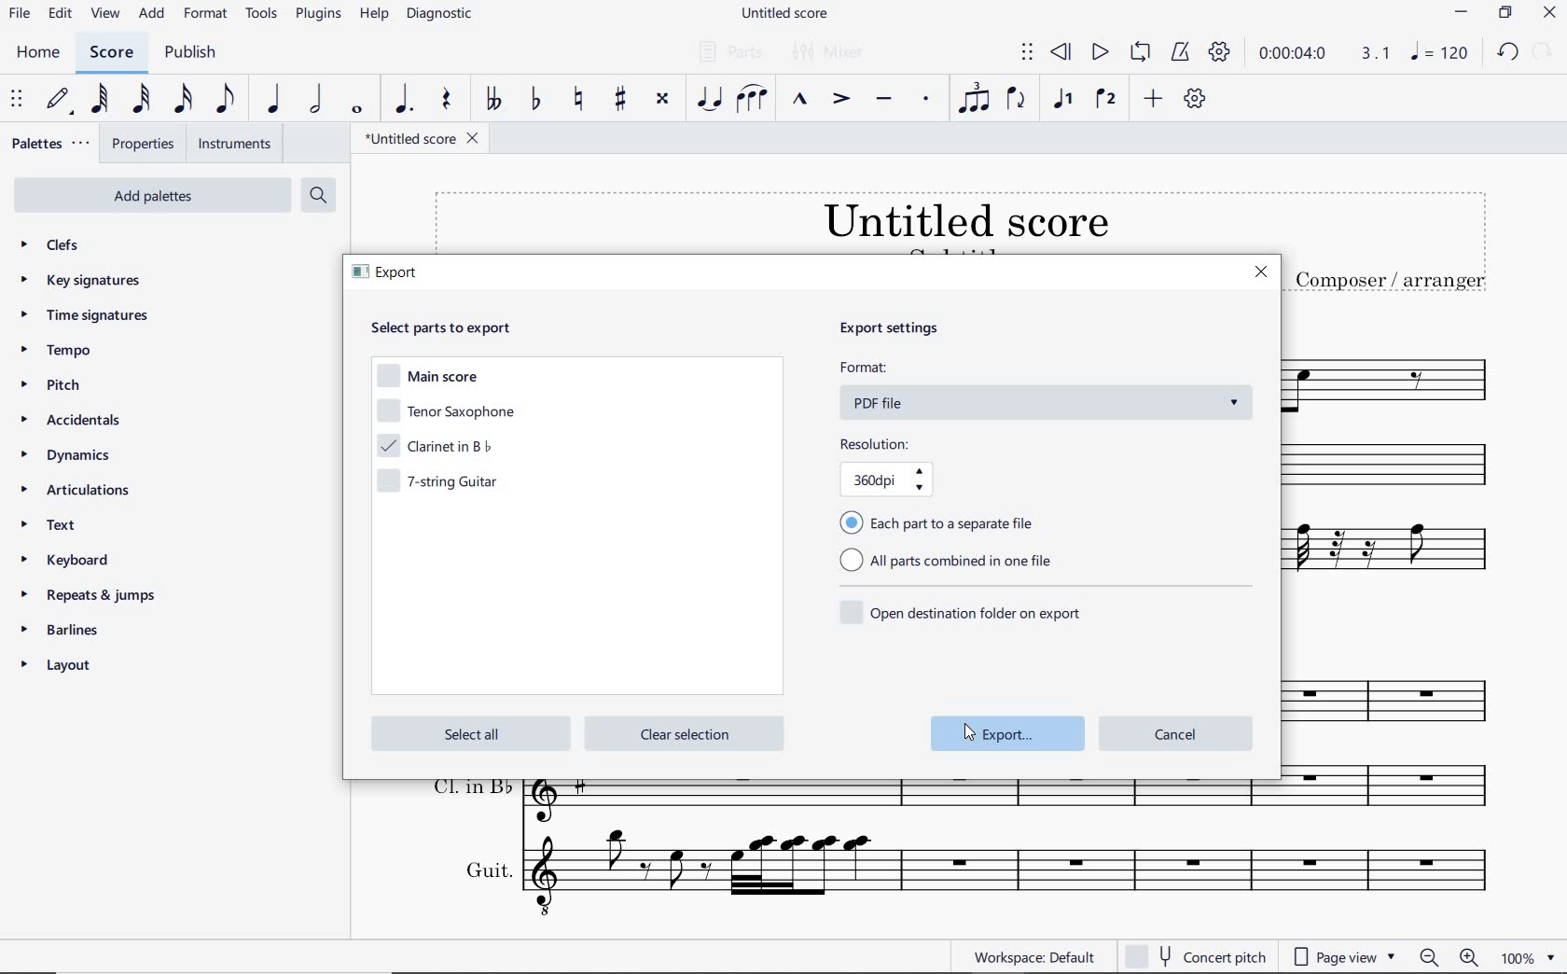 The height and width of the screenshot is (974, 1567). I want to click on FILE, so click(19, 15).